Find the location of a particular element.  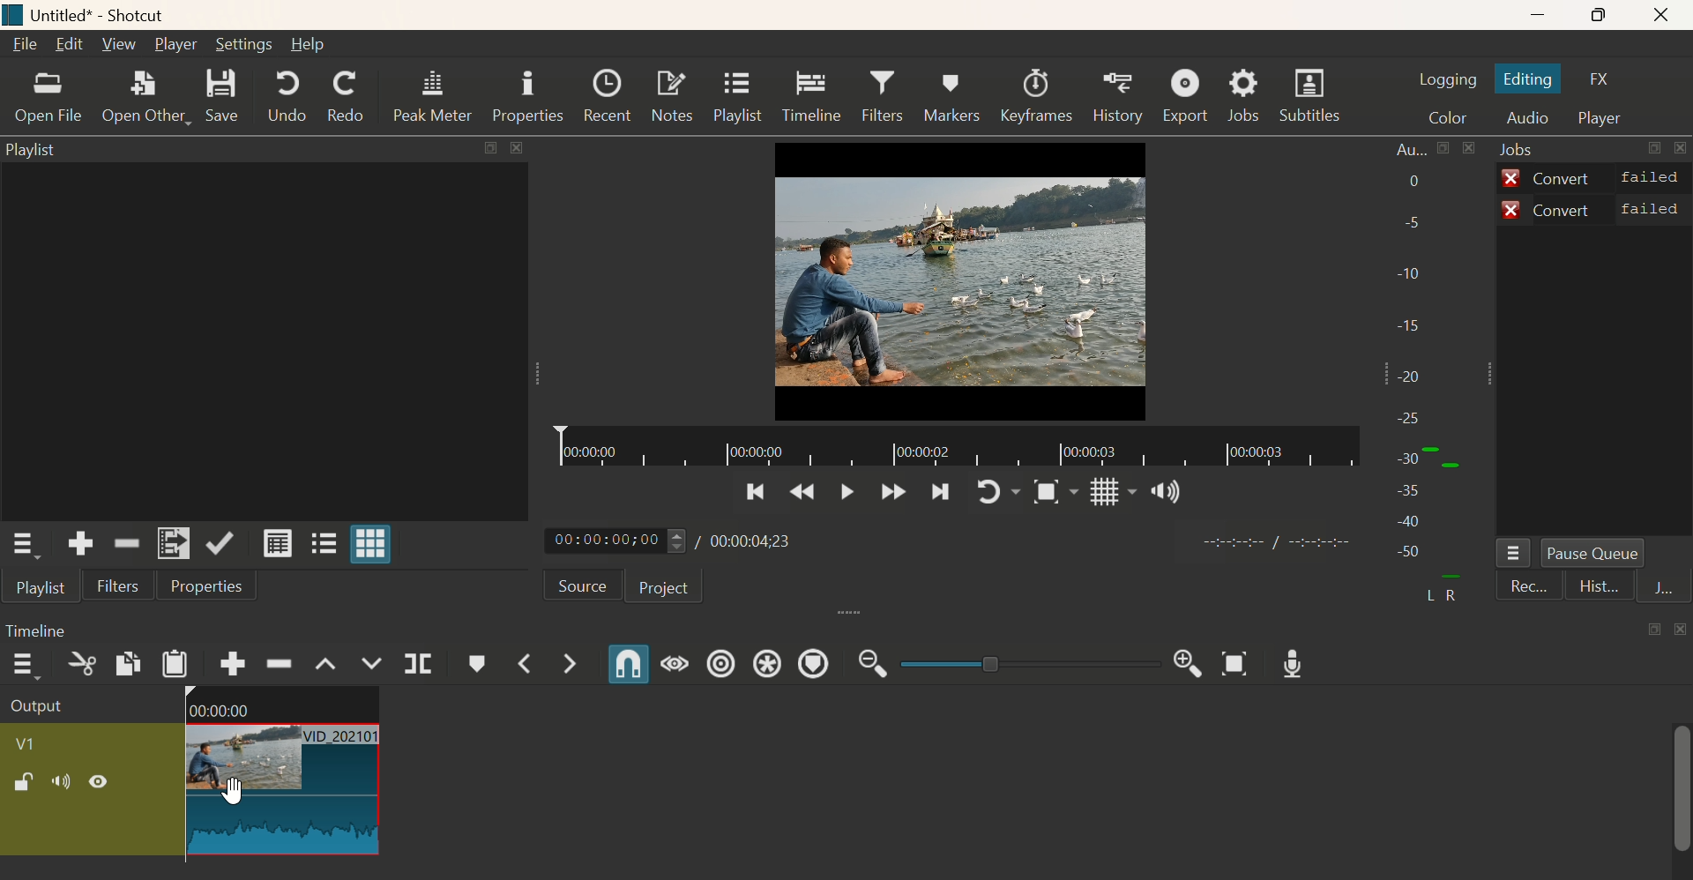

time is located at coordinates (1272, 542).